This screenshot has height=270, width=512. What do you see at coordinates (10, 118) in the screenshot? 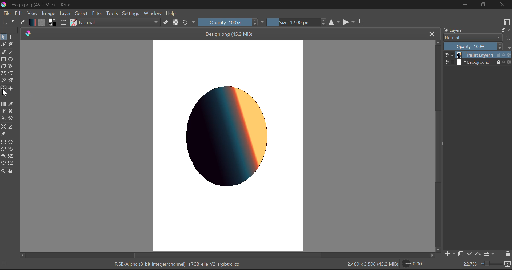
I see `Enclose and Fill` at bounding box center [10, 118].